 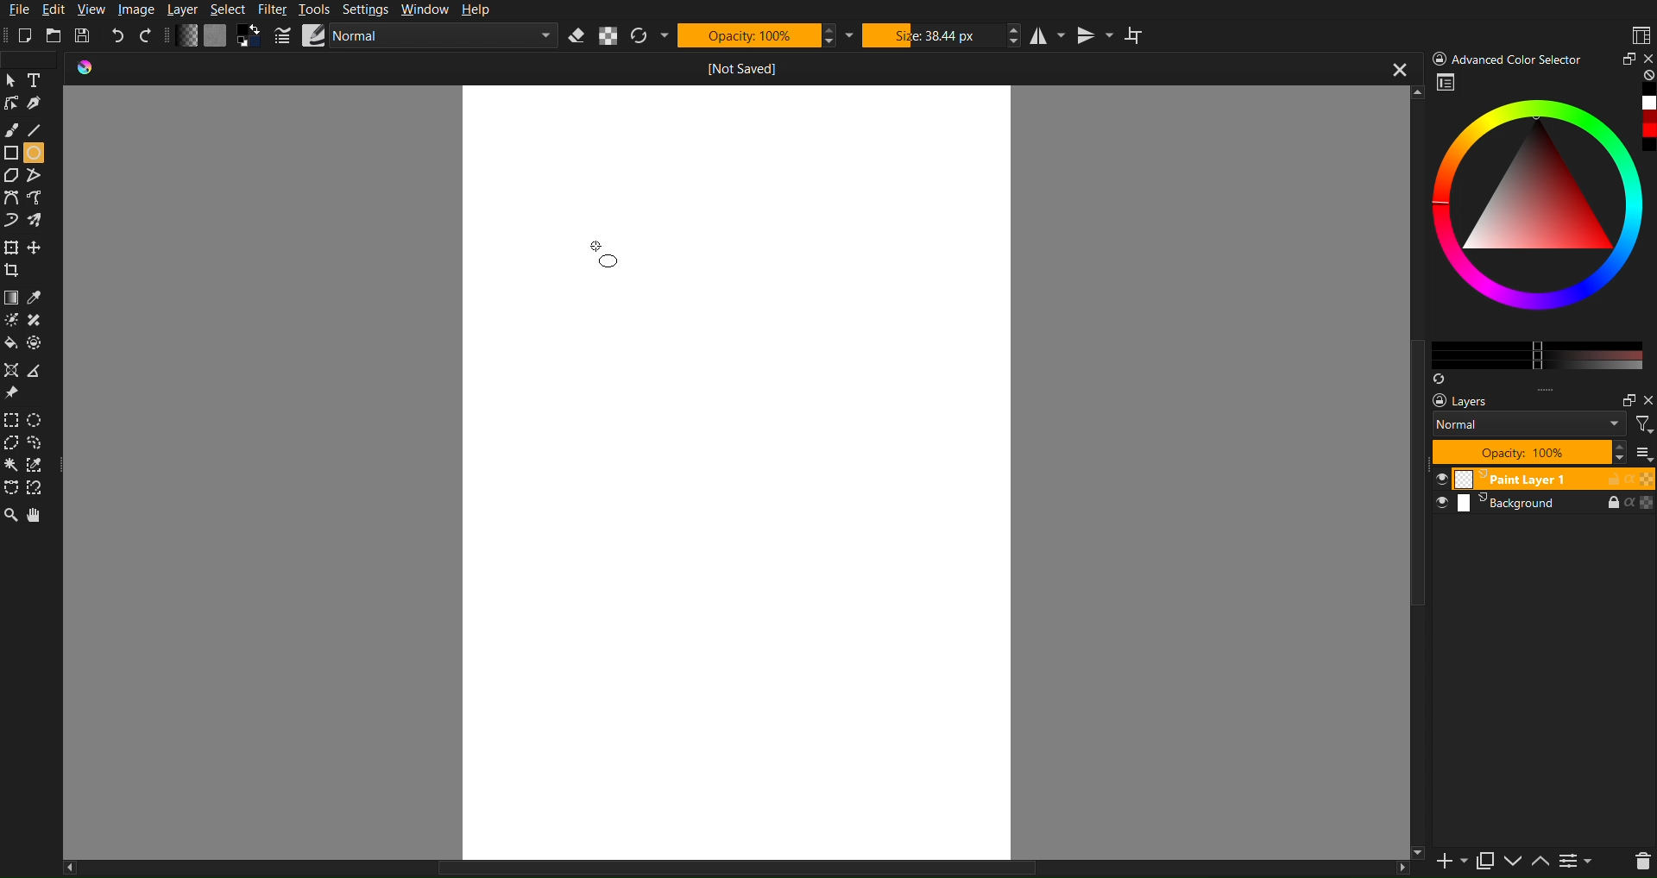 I want to click on close, so click(x=1390, y=65).